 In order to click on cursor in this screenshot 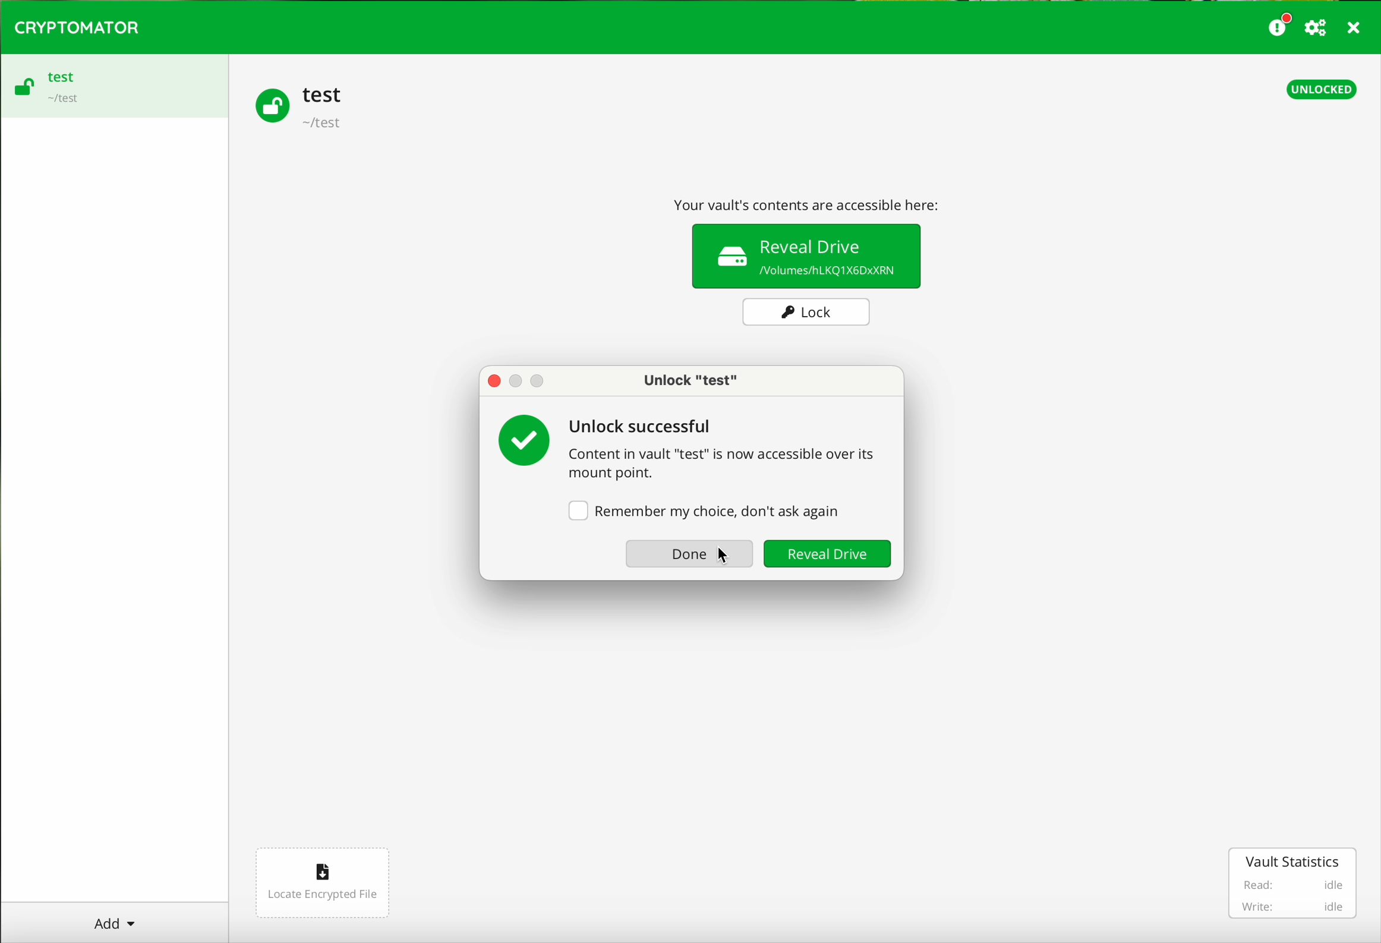, I will do `click(725, 568)`.